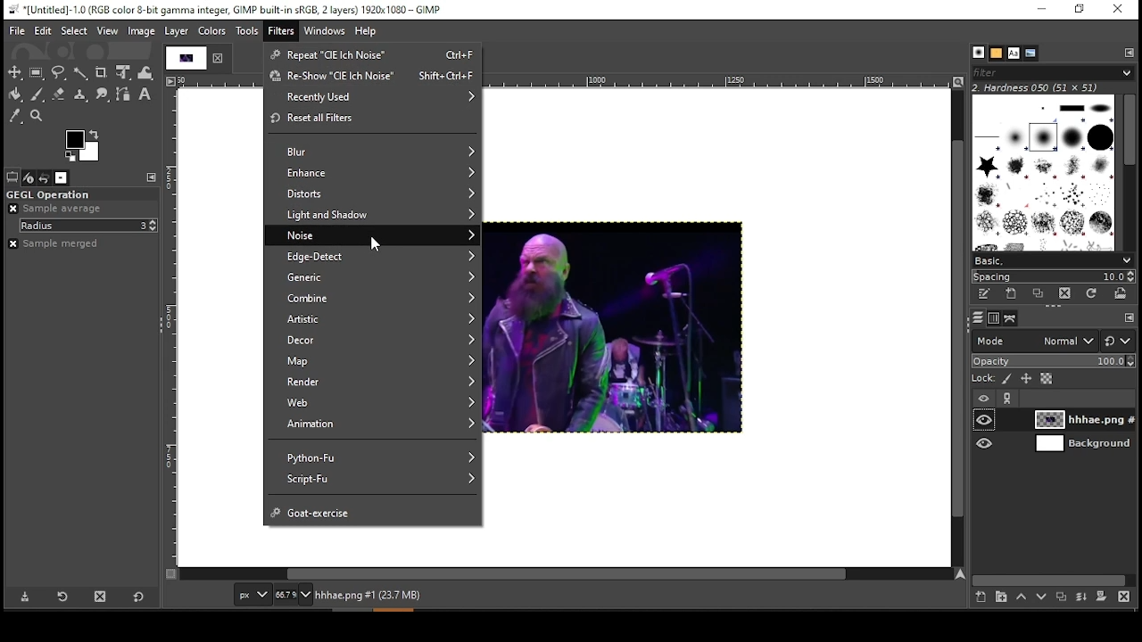 This screenshot has width=1142, height=642. Describe the element at coordinates (36, 93) in the screenshot. I see `paint brush tool` at that location.